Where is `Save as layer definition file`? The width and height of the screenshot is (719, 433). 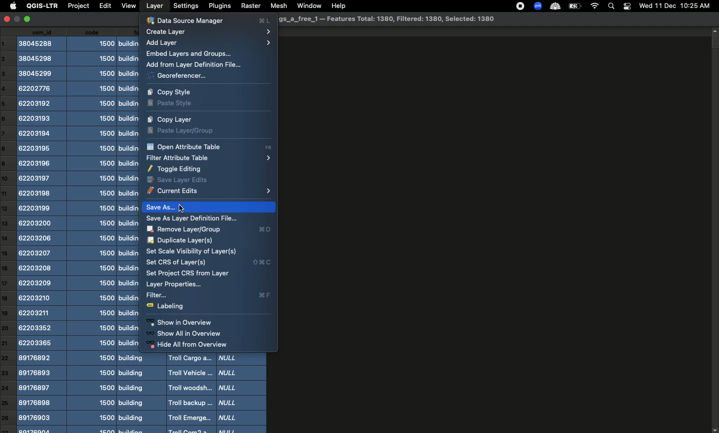
Save as layer definition file is located at coordinates (195, 218).